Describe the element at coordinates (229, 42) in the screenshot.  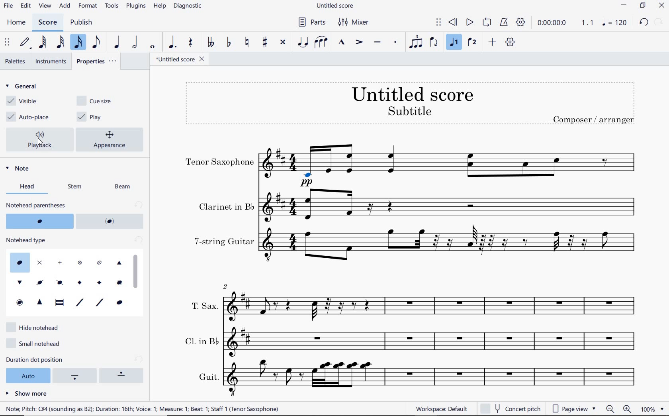
I see `TOGGLE FLAT` at that location.